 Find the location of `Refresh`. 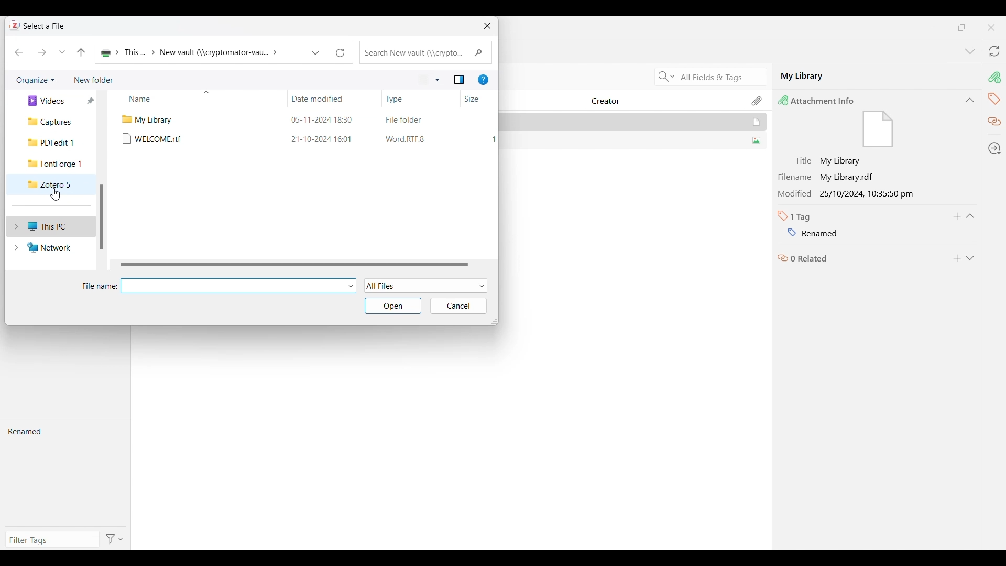

Refresh is located at coordinates (341, 52).